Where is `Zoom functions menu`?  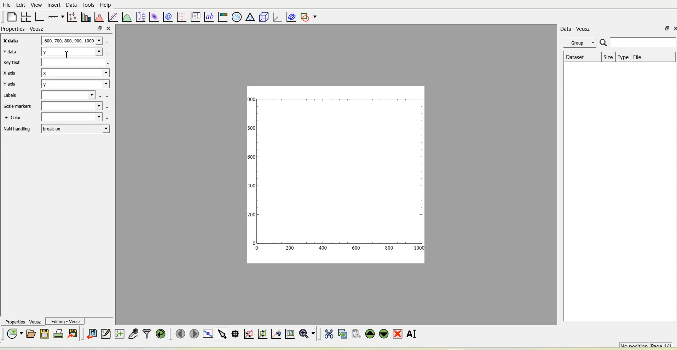 Zoom functions menu is located at coordinates (307, 334).